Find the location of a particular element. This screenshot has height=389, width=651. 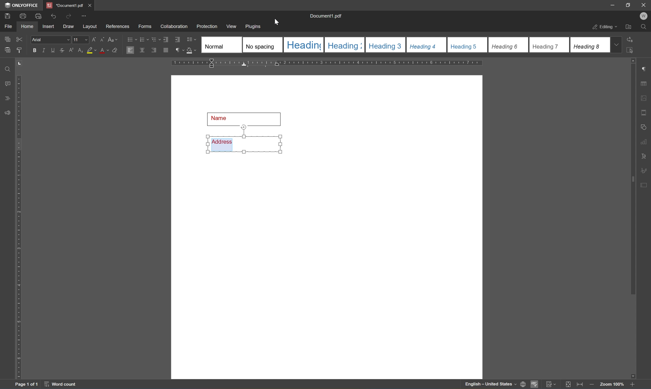

zoom in is located at coordinates (591, 385).